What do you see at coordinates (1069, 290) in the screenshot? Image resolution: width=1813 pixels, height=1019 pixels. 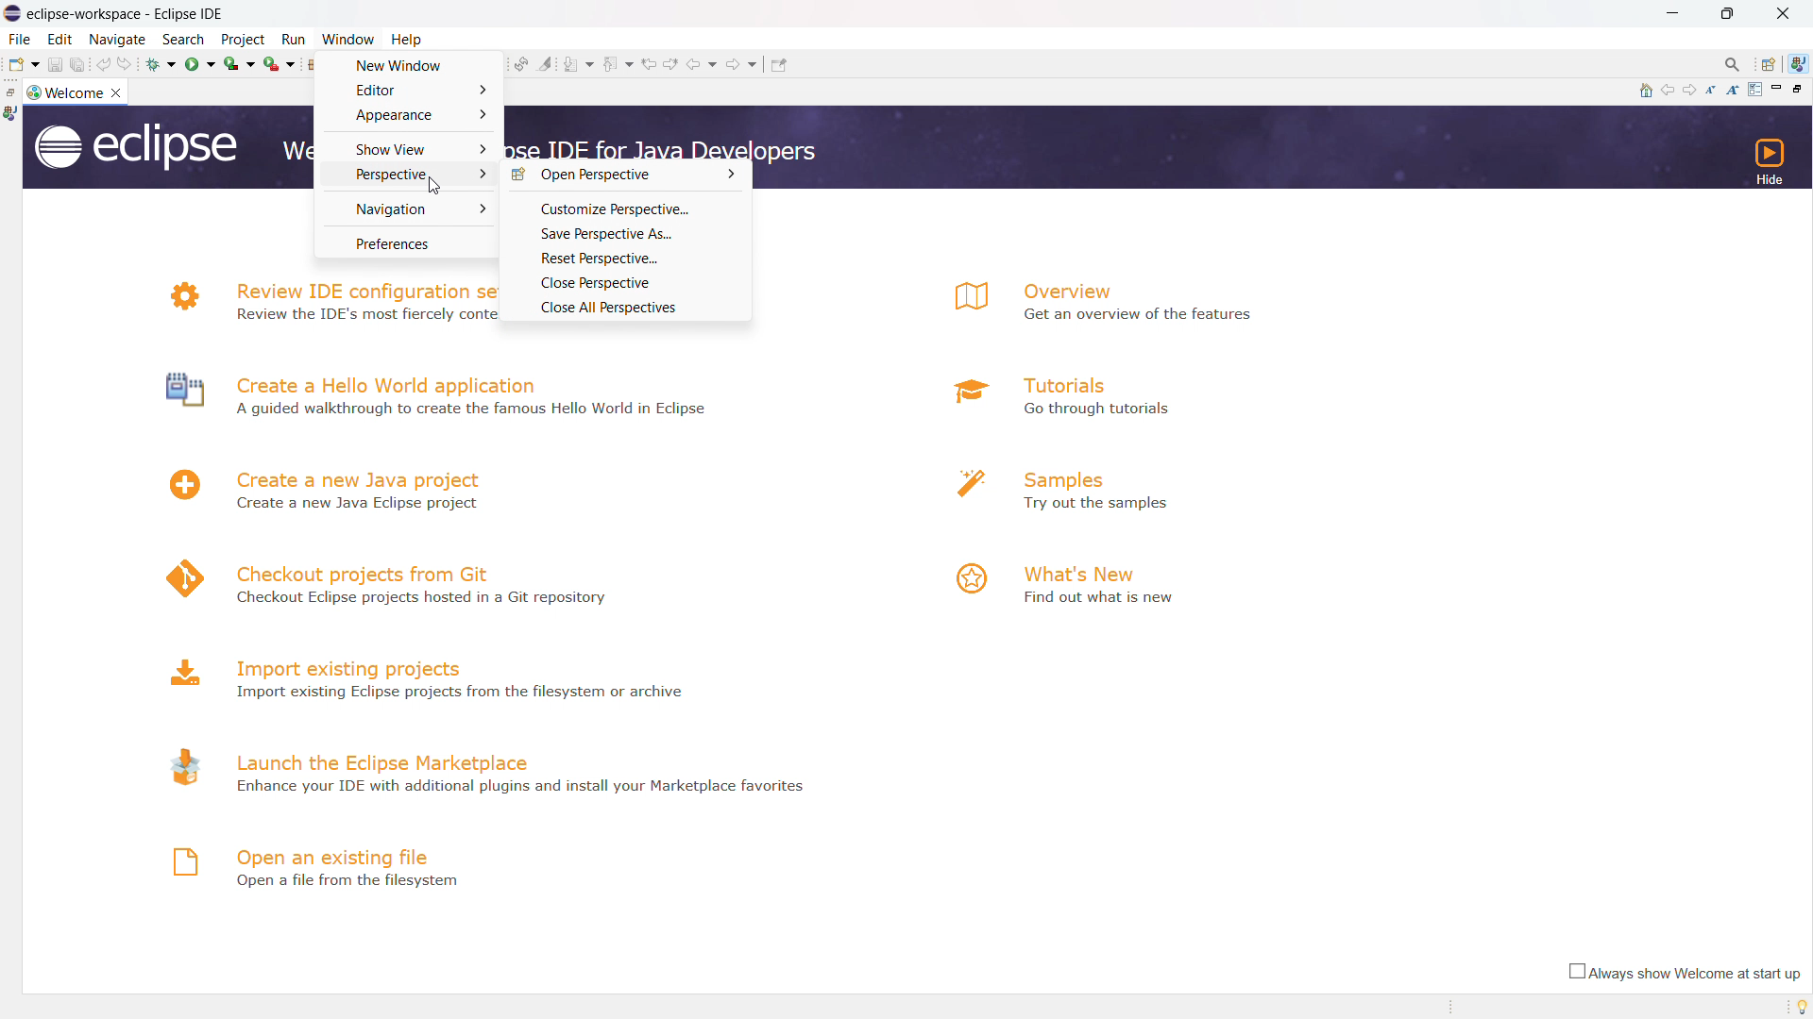 I see `overview` at bounding box center [1069, 290].